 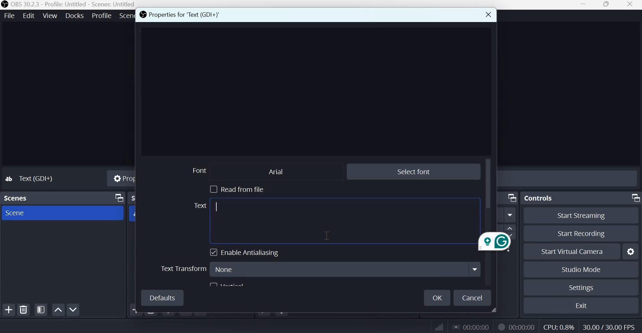 What do you see at coordinates (575, 252) in the screenshot?
I see `Start virtual camera` at bounding box center [575, 252].